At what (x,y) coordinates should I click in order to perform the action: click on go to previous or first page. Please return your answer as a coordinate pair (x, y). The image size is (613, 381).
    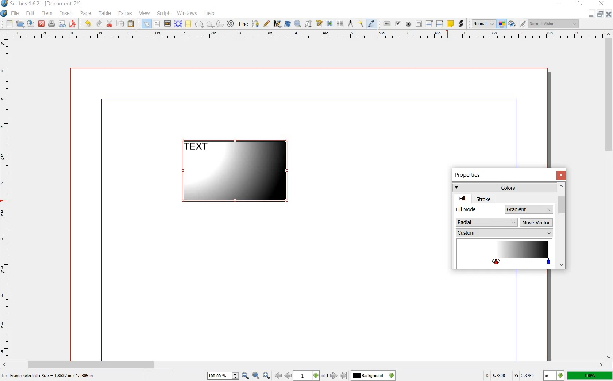
    Looking at the image, I should click on (282, 376).